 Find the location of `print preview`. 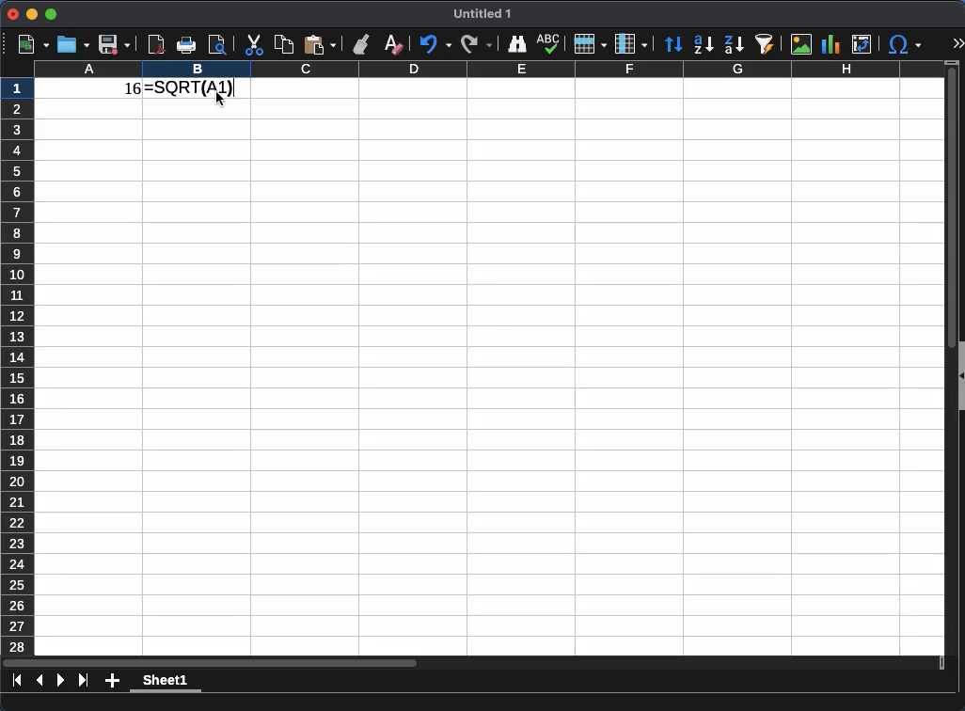

print preview is located at coordinates (218, 47).